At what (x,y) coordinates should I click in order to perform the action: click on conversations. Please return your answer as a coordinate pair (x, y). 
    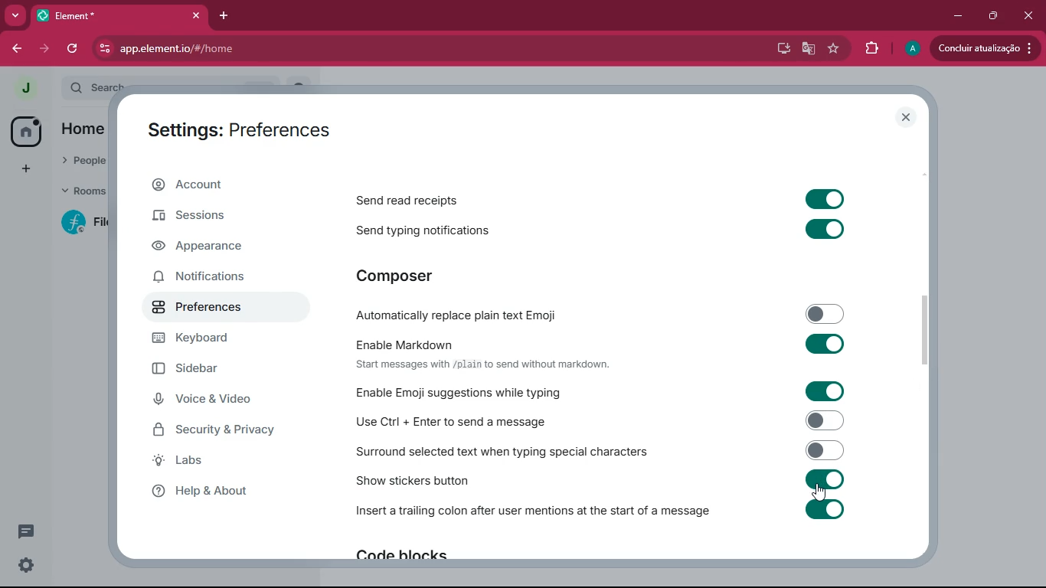
    Looking at the image, I should click on (24, 531).